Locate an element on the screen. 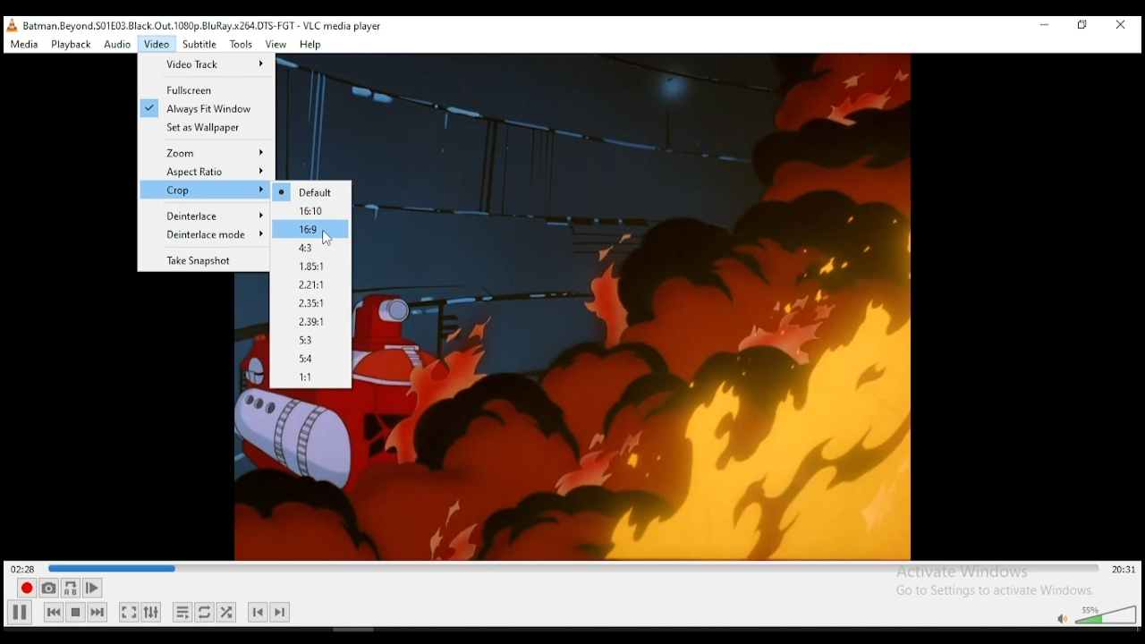 Image resolution: width=1145 pixels, height=644 pixels. next chapter is located at coordinates (280, 611).